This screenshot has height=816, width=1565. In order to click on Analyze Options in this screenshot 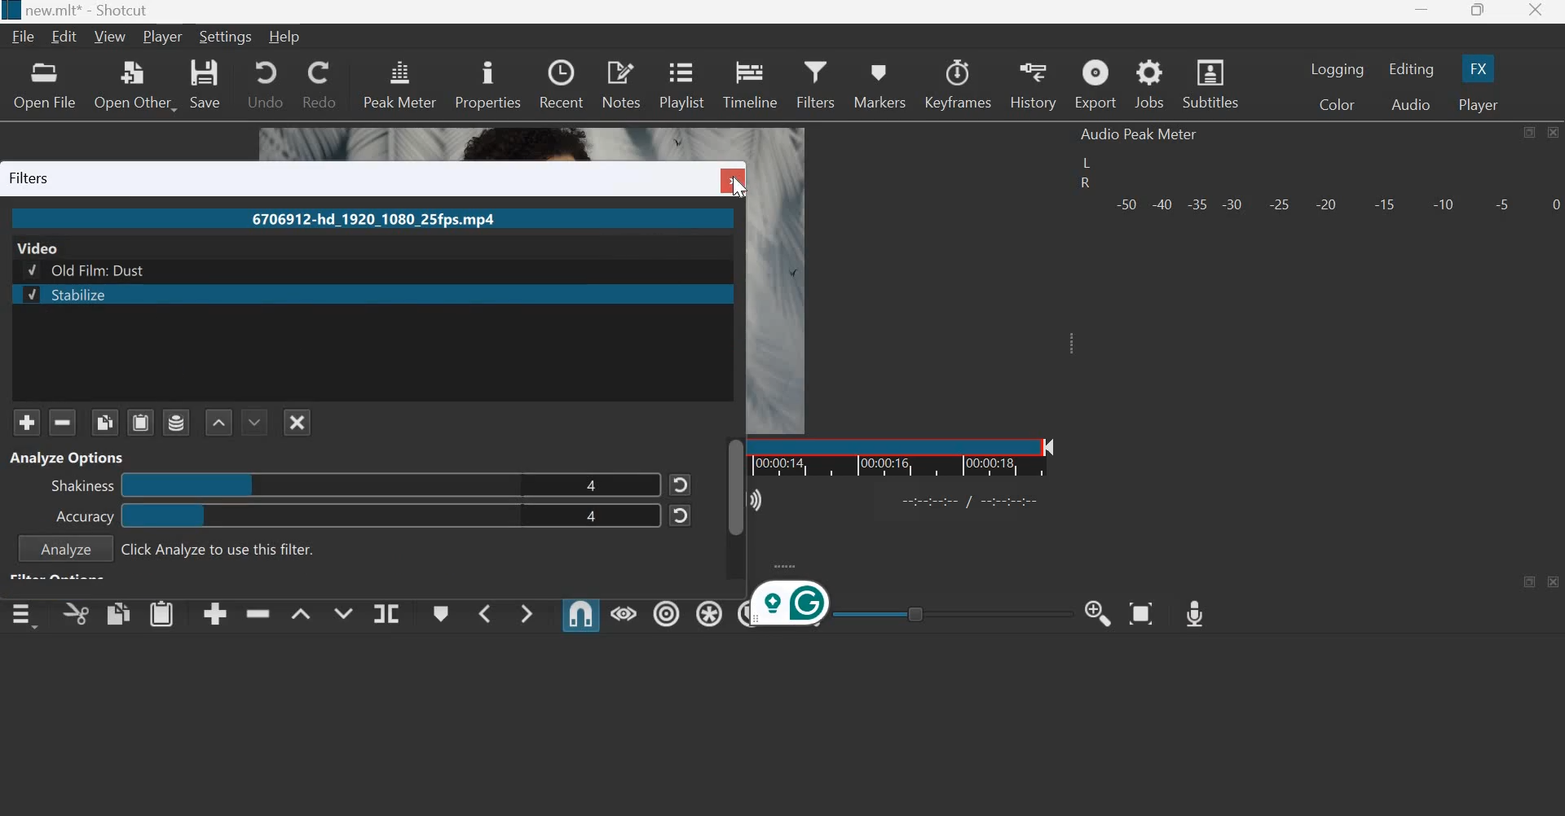, I will do `click(70, 456)`.